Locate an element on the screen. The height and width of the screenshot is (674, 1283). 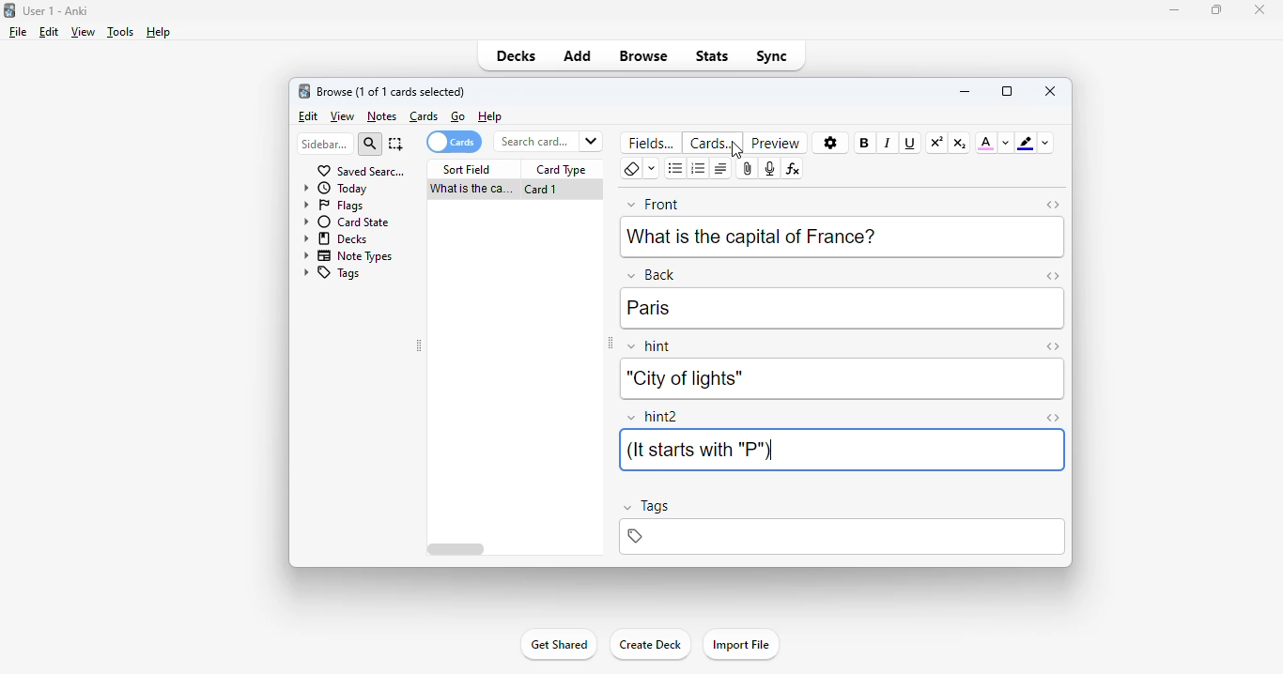
cards is located at coordinates (712, 143).